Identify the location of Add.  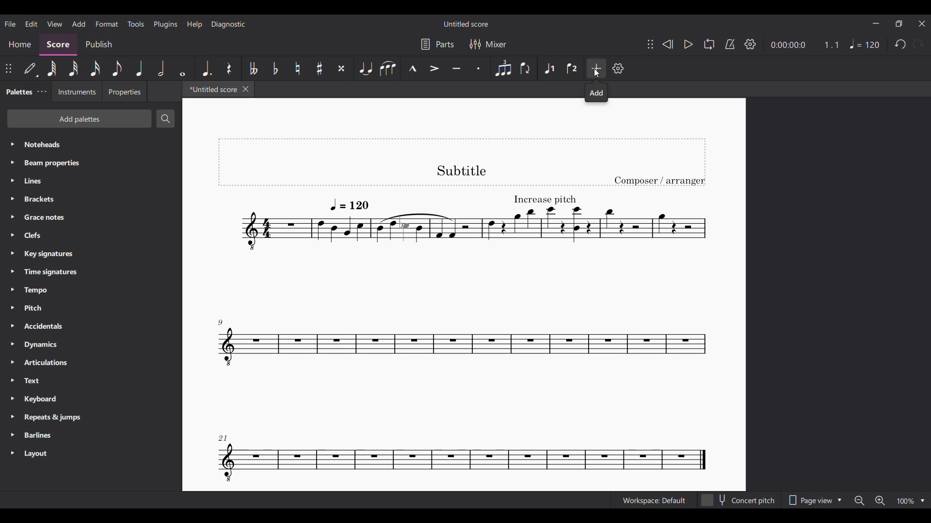
(596, 68).